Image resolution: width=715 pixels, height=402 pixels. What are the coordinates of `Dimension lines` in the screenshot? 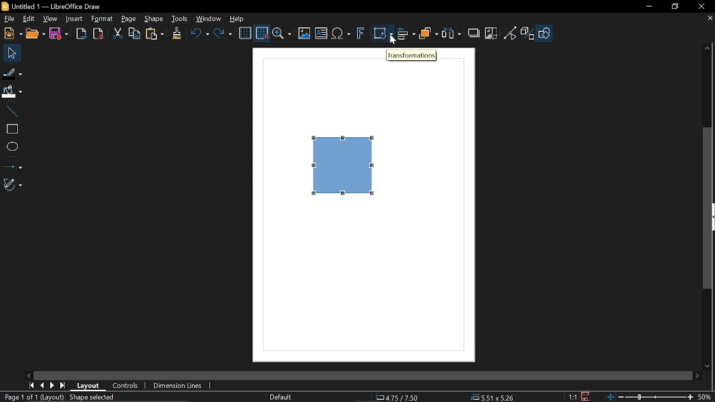 It's located at (175, 385).